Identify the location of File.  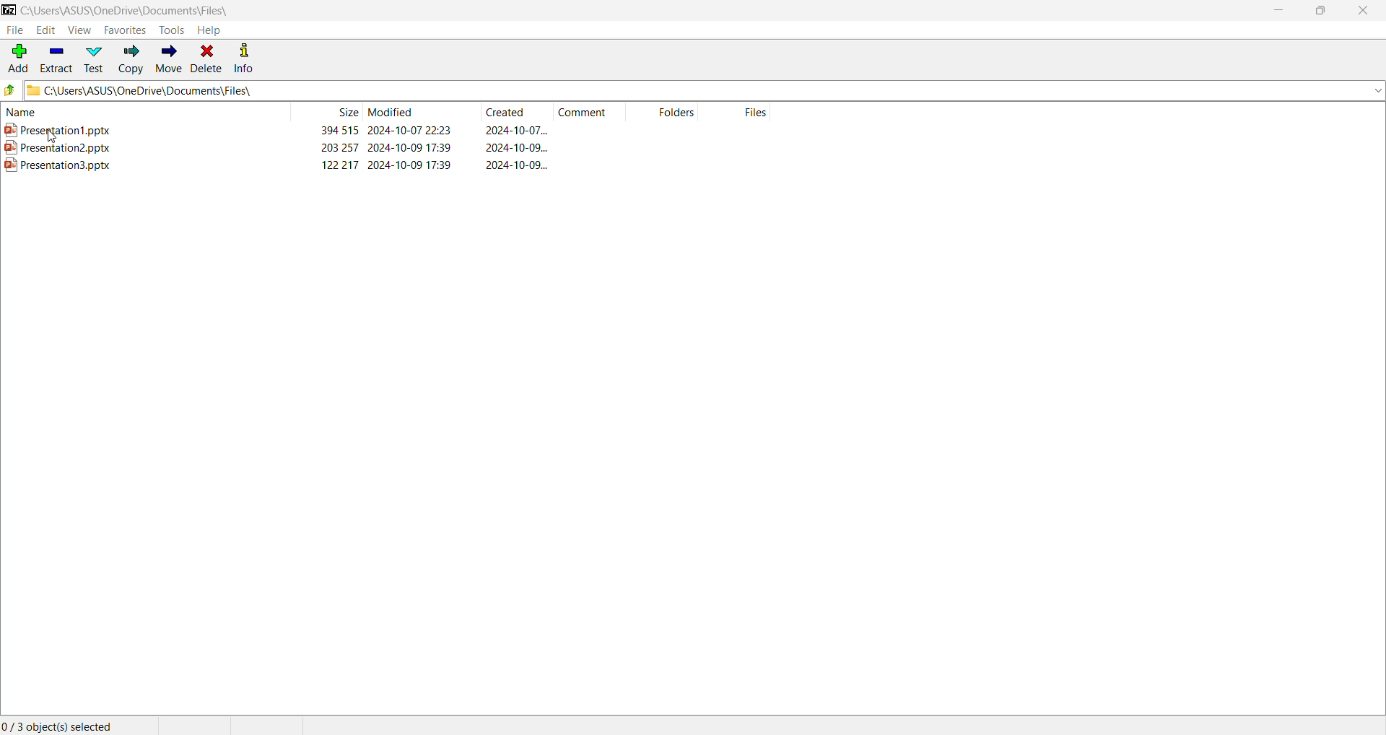
(17, 30).